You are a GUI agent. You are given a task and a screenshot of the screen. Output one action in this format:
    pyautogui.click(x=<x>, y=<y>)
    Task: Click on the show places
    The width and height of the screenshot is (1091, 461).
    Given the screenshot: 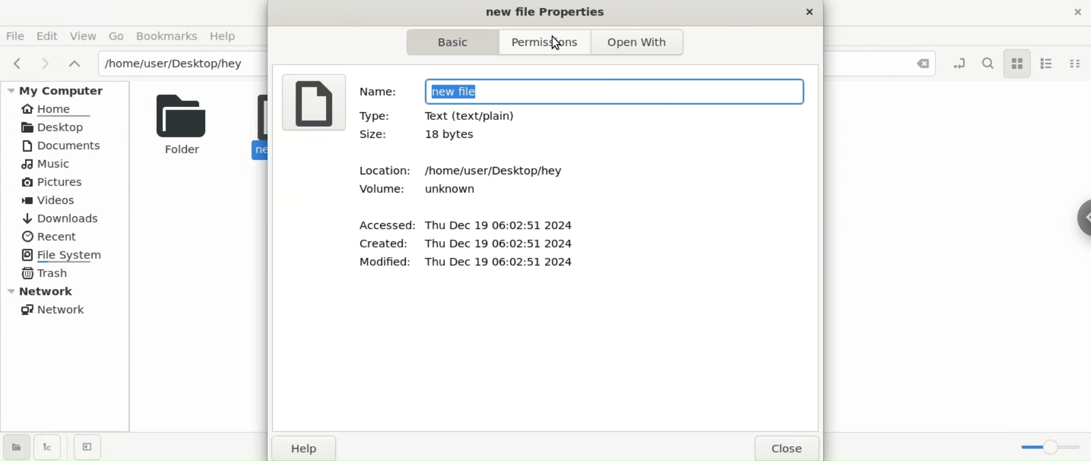 What is the action you would take?
    pyautogui.click(x=16, y=446)
    